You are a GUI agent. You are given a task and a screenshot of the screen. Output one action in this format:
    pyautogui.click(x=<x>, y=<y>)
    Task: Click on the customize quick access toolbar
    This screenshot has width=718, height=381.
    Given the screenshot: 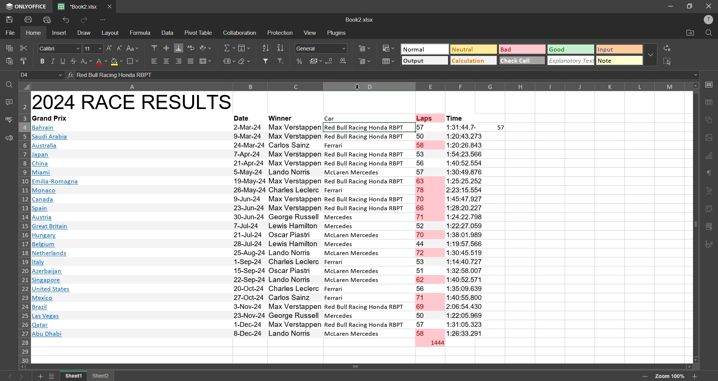 What is the action you would take?
    pyautogui.click(x=105, y=20)
    